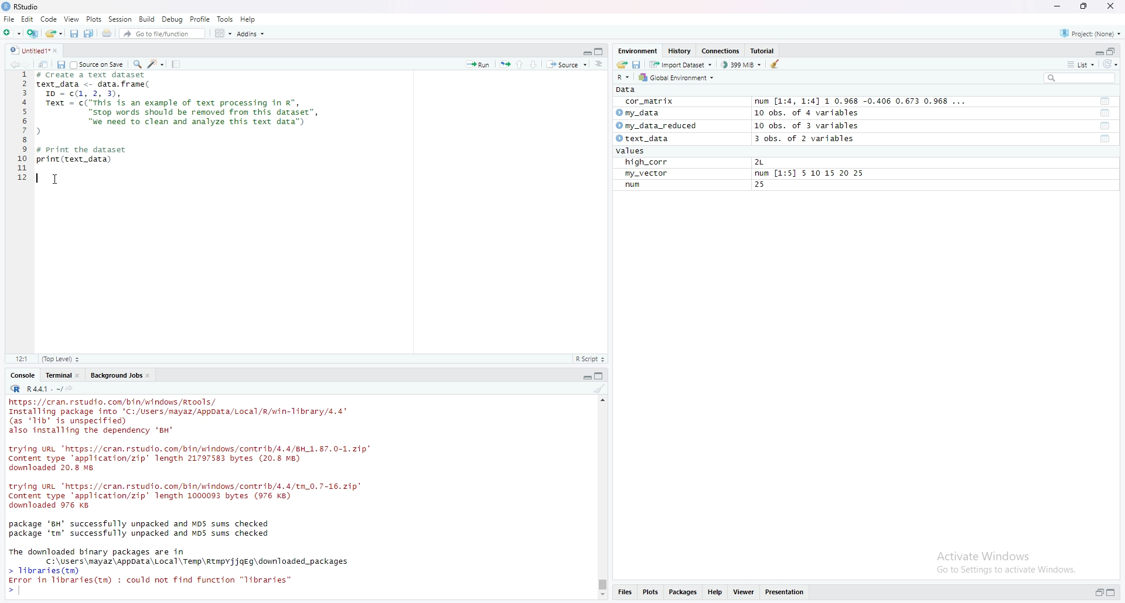 The image size is (1125, 603). I want to click on create a project, so click(32, 35).